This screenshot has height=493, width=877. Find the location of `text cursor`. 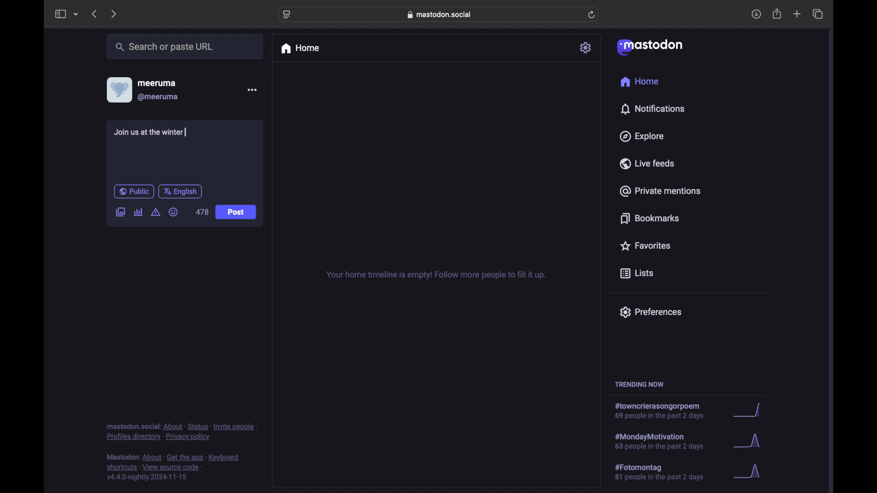

text cursor is located at coordinates (185, 132).